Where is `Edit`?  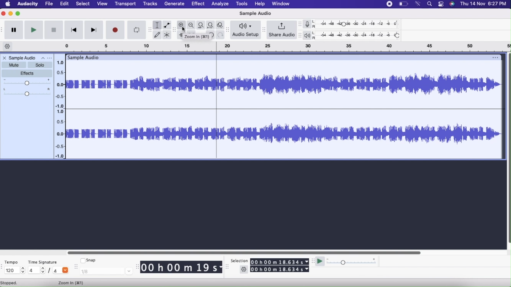 Edit is located at coordinates (65, 4).